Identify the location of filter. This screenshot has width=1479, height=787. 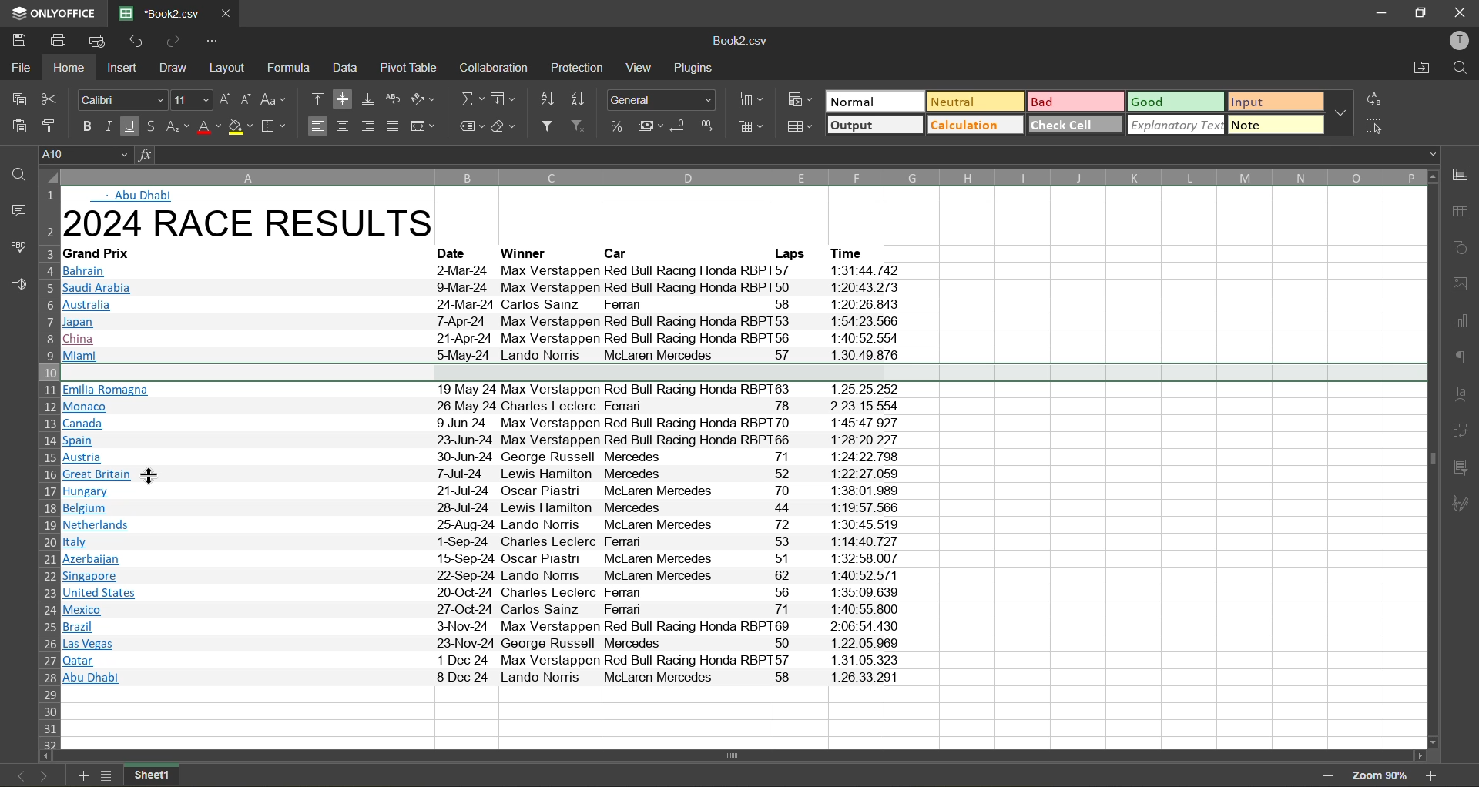
(545, 127).